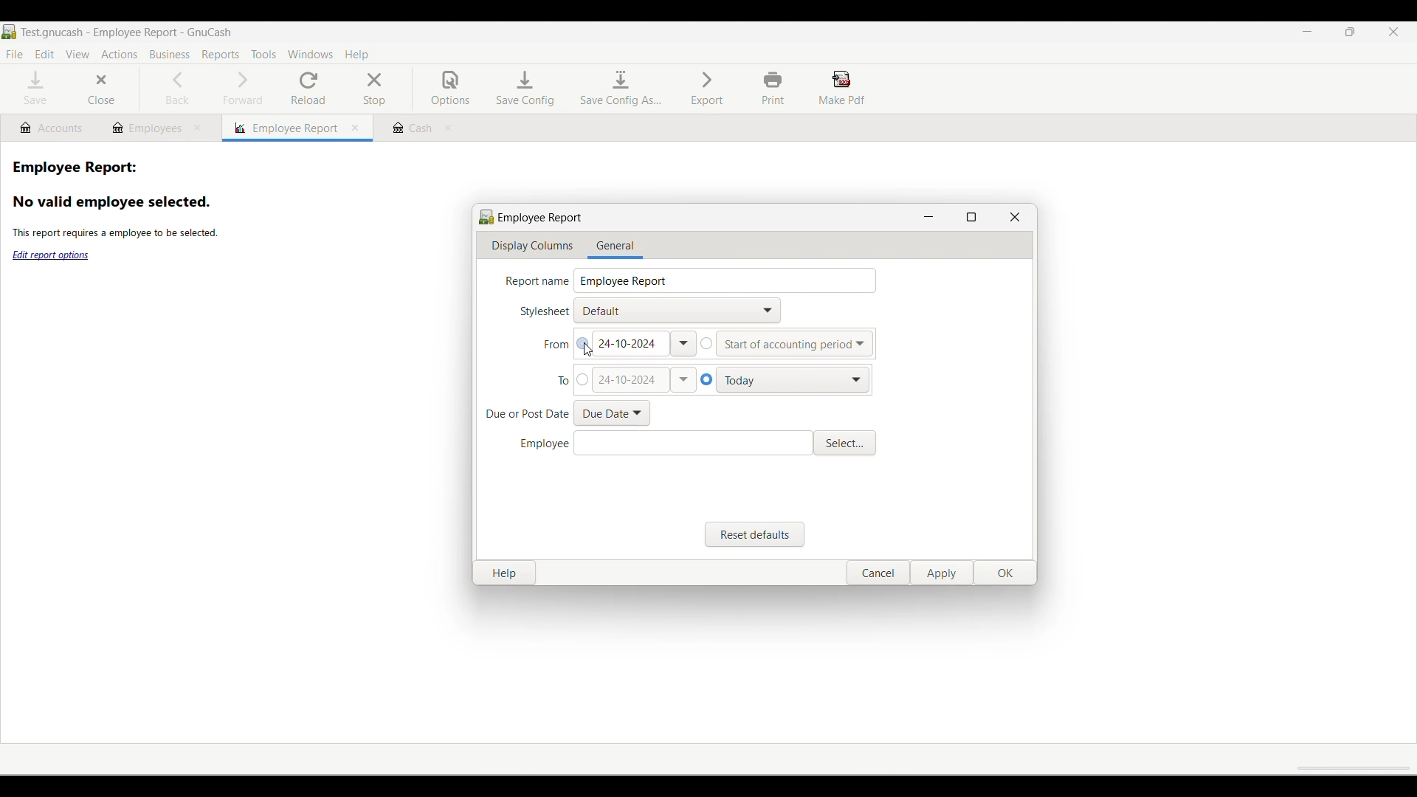 Image resolution: width=1417 pixels, height=797 pixels. What do you see at coordinates (692, 443) in the screenshot?
I see `Enter employee detail manually` at bounding box center [692, 443].